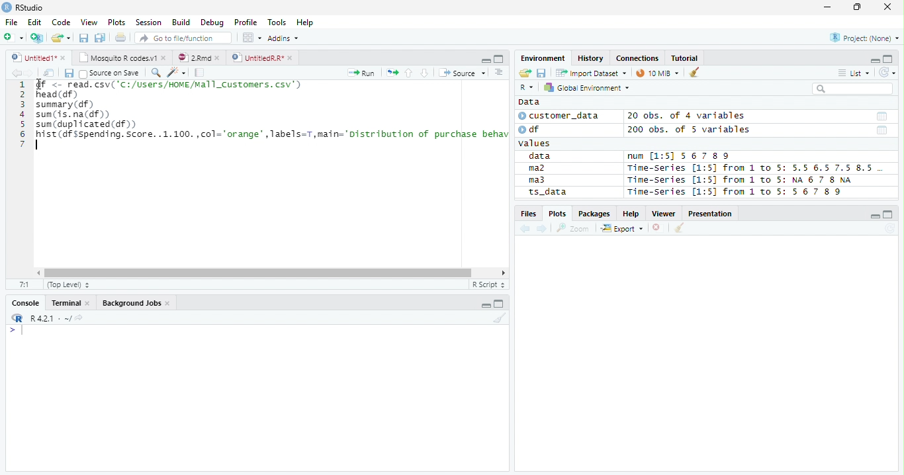  I want to click on 1:1, so click(24, 284).